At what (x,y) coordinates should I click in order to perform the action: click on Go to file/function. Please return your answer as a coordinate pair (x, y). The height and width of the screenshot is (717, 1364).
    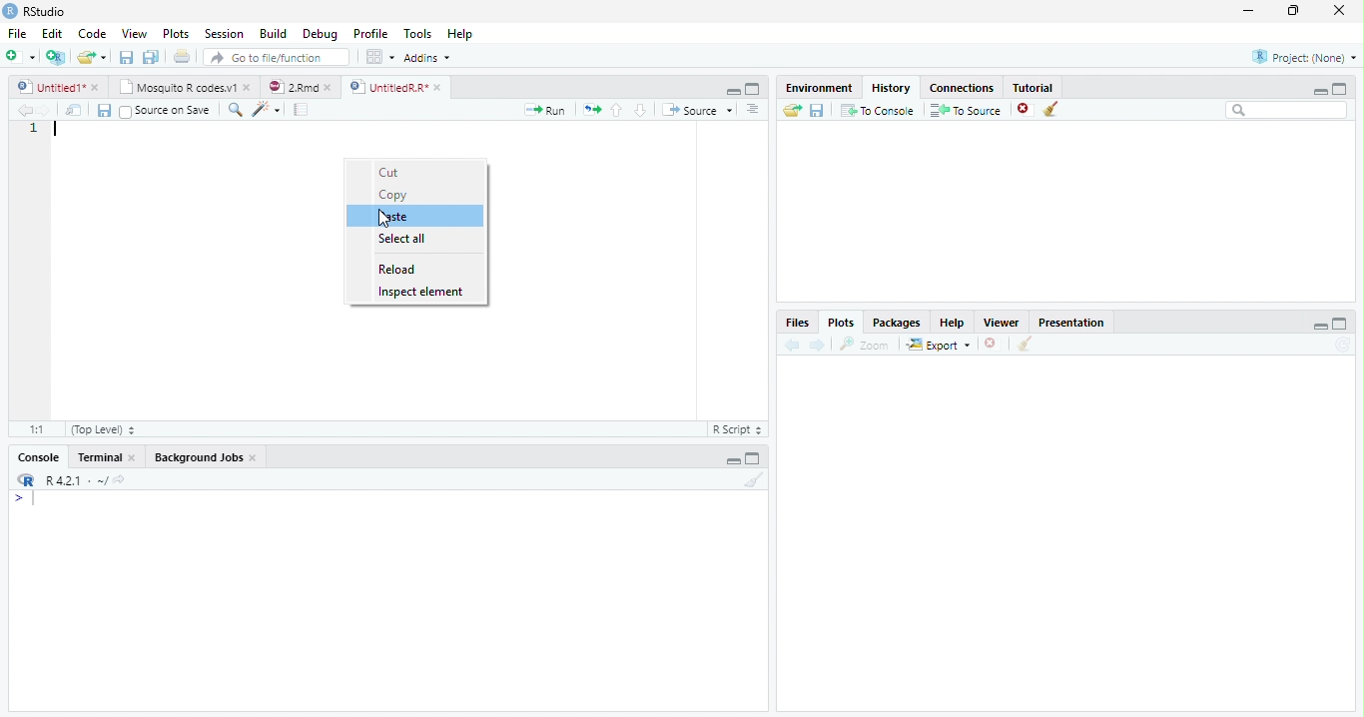
    Looking at the image, I should click on (277, 57).